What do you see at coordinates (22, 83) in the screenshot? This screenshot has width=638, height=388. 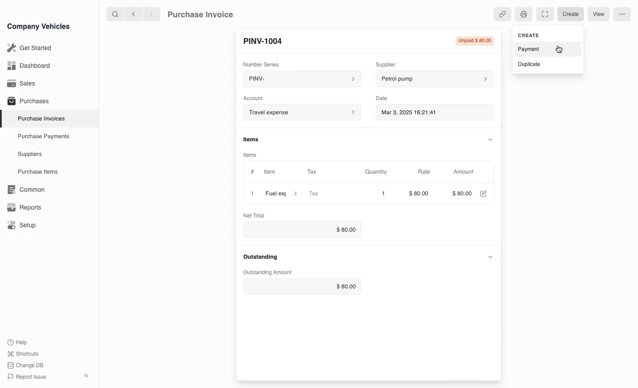 I see `Sales` at bounding box center [22, 83].